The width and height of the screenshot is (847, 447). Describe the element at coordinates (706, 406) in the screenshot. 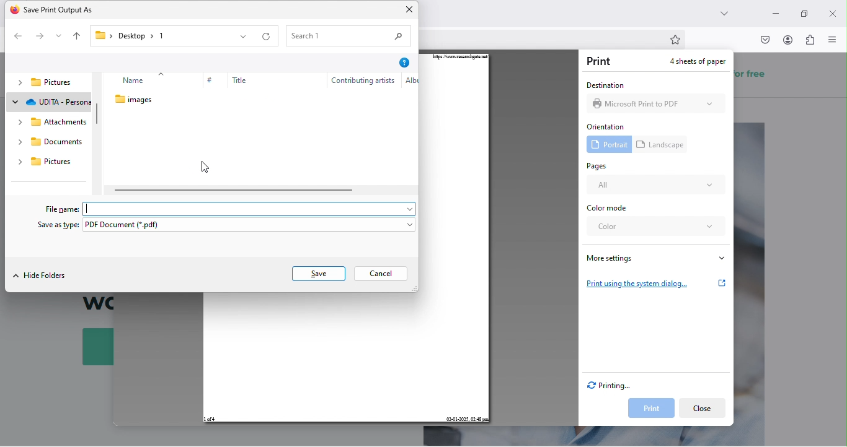

I see `close` at that location.